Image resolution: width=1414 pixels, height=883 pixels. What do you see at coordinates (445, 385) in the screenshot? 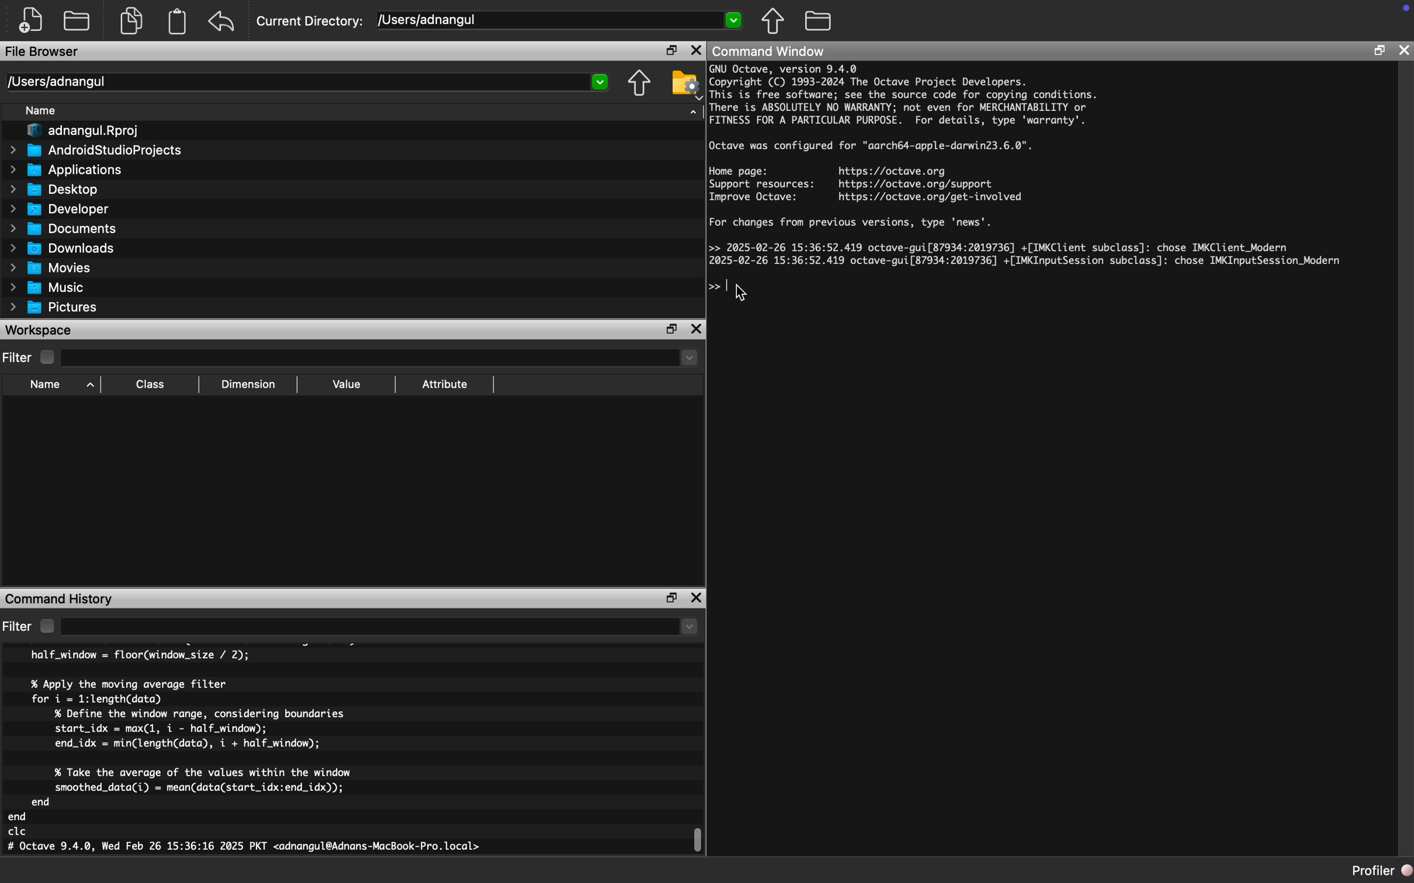
I see `Attribute` at bounding box center [445, 385].